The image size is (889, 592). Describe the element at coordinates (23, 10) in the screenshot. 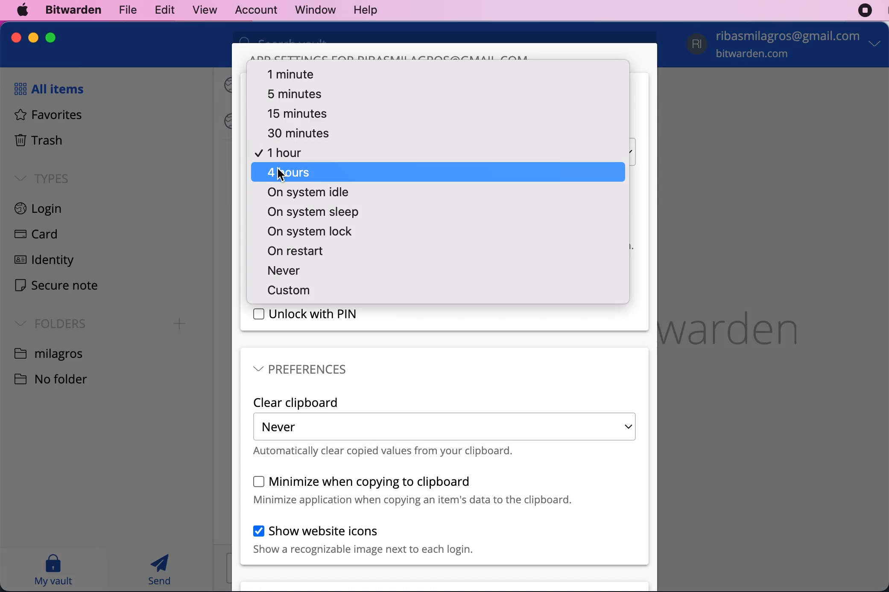

I see `mac logo` at that location.